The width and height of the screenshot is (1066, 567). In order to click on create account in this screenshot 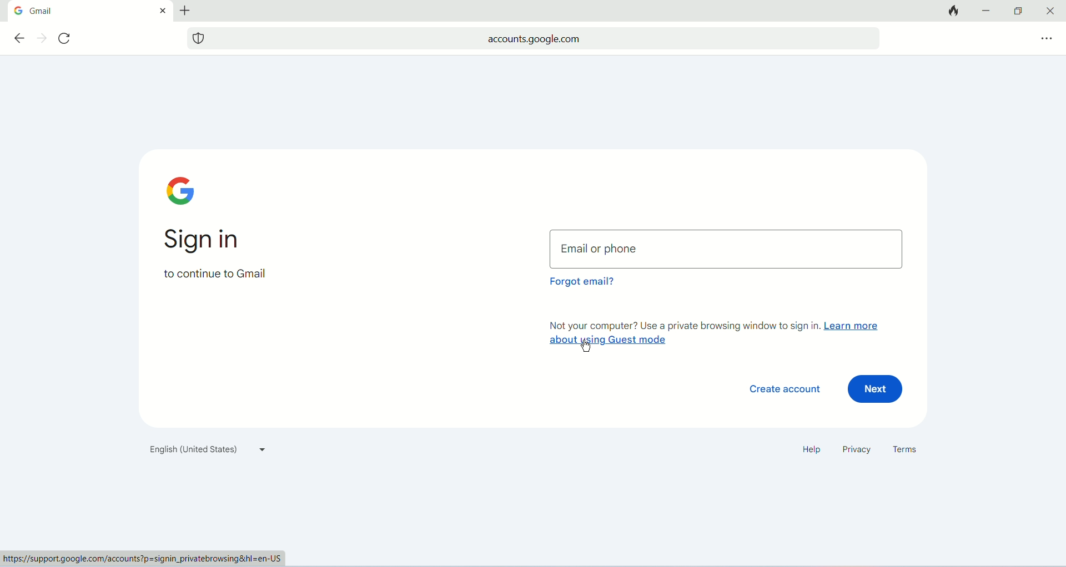, I will do `click(778, 389)`.